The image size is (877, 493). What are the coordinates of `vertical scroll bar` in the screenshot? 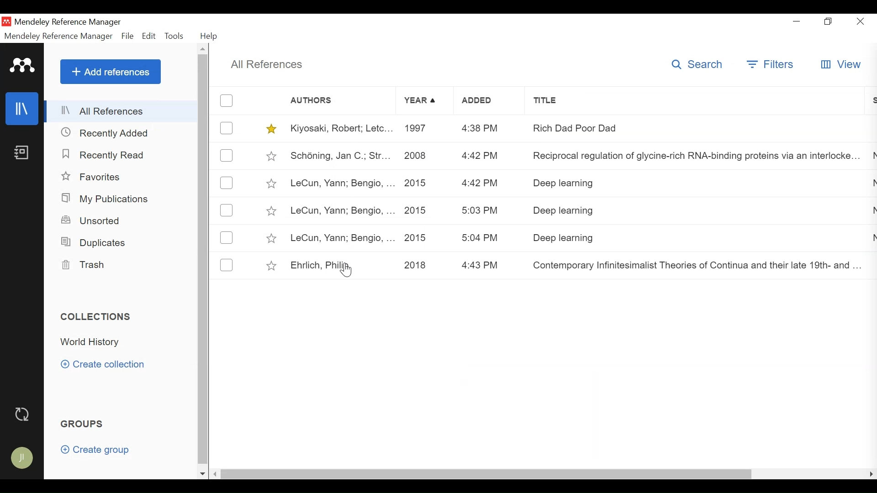 It's located at (202, 260).